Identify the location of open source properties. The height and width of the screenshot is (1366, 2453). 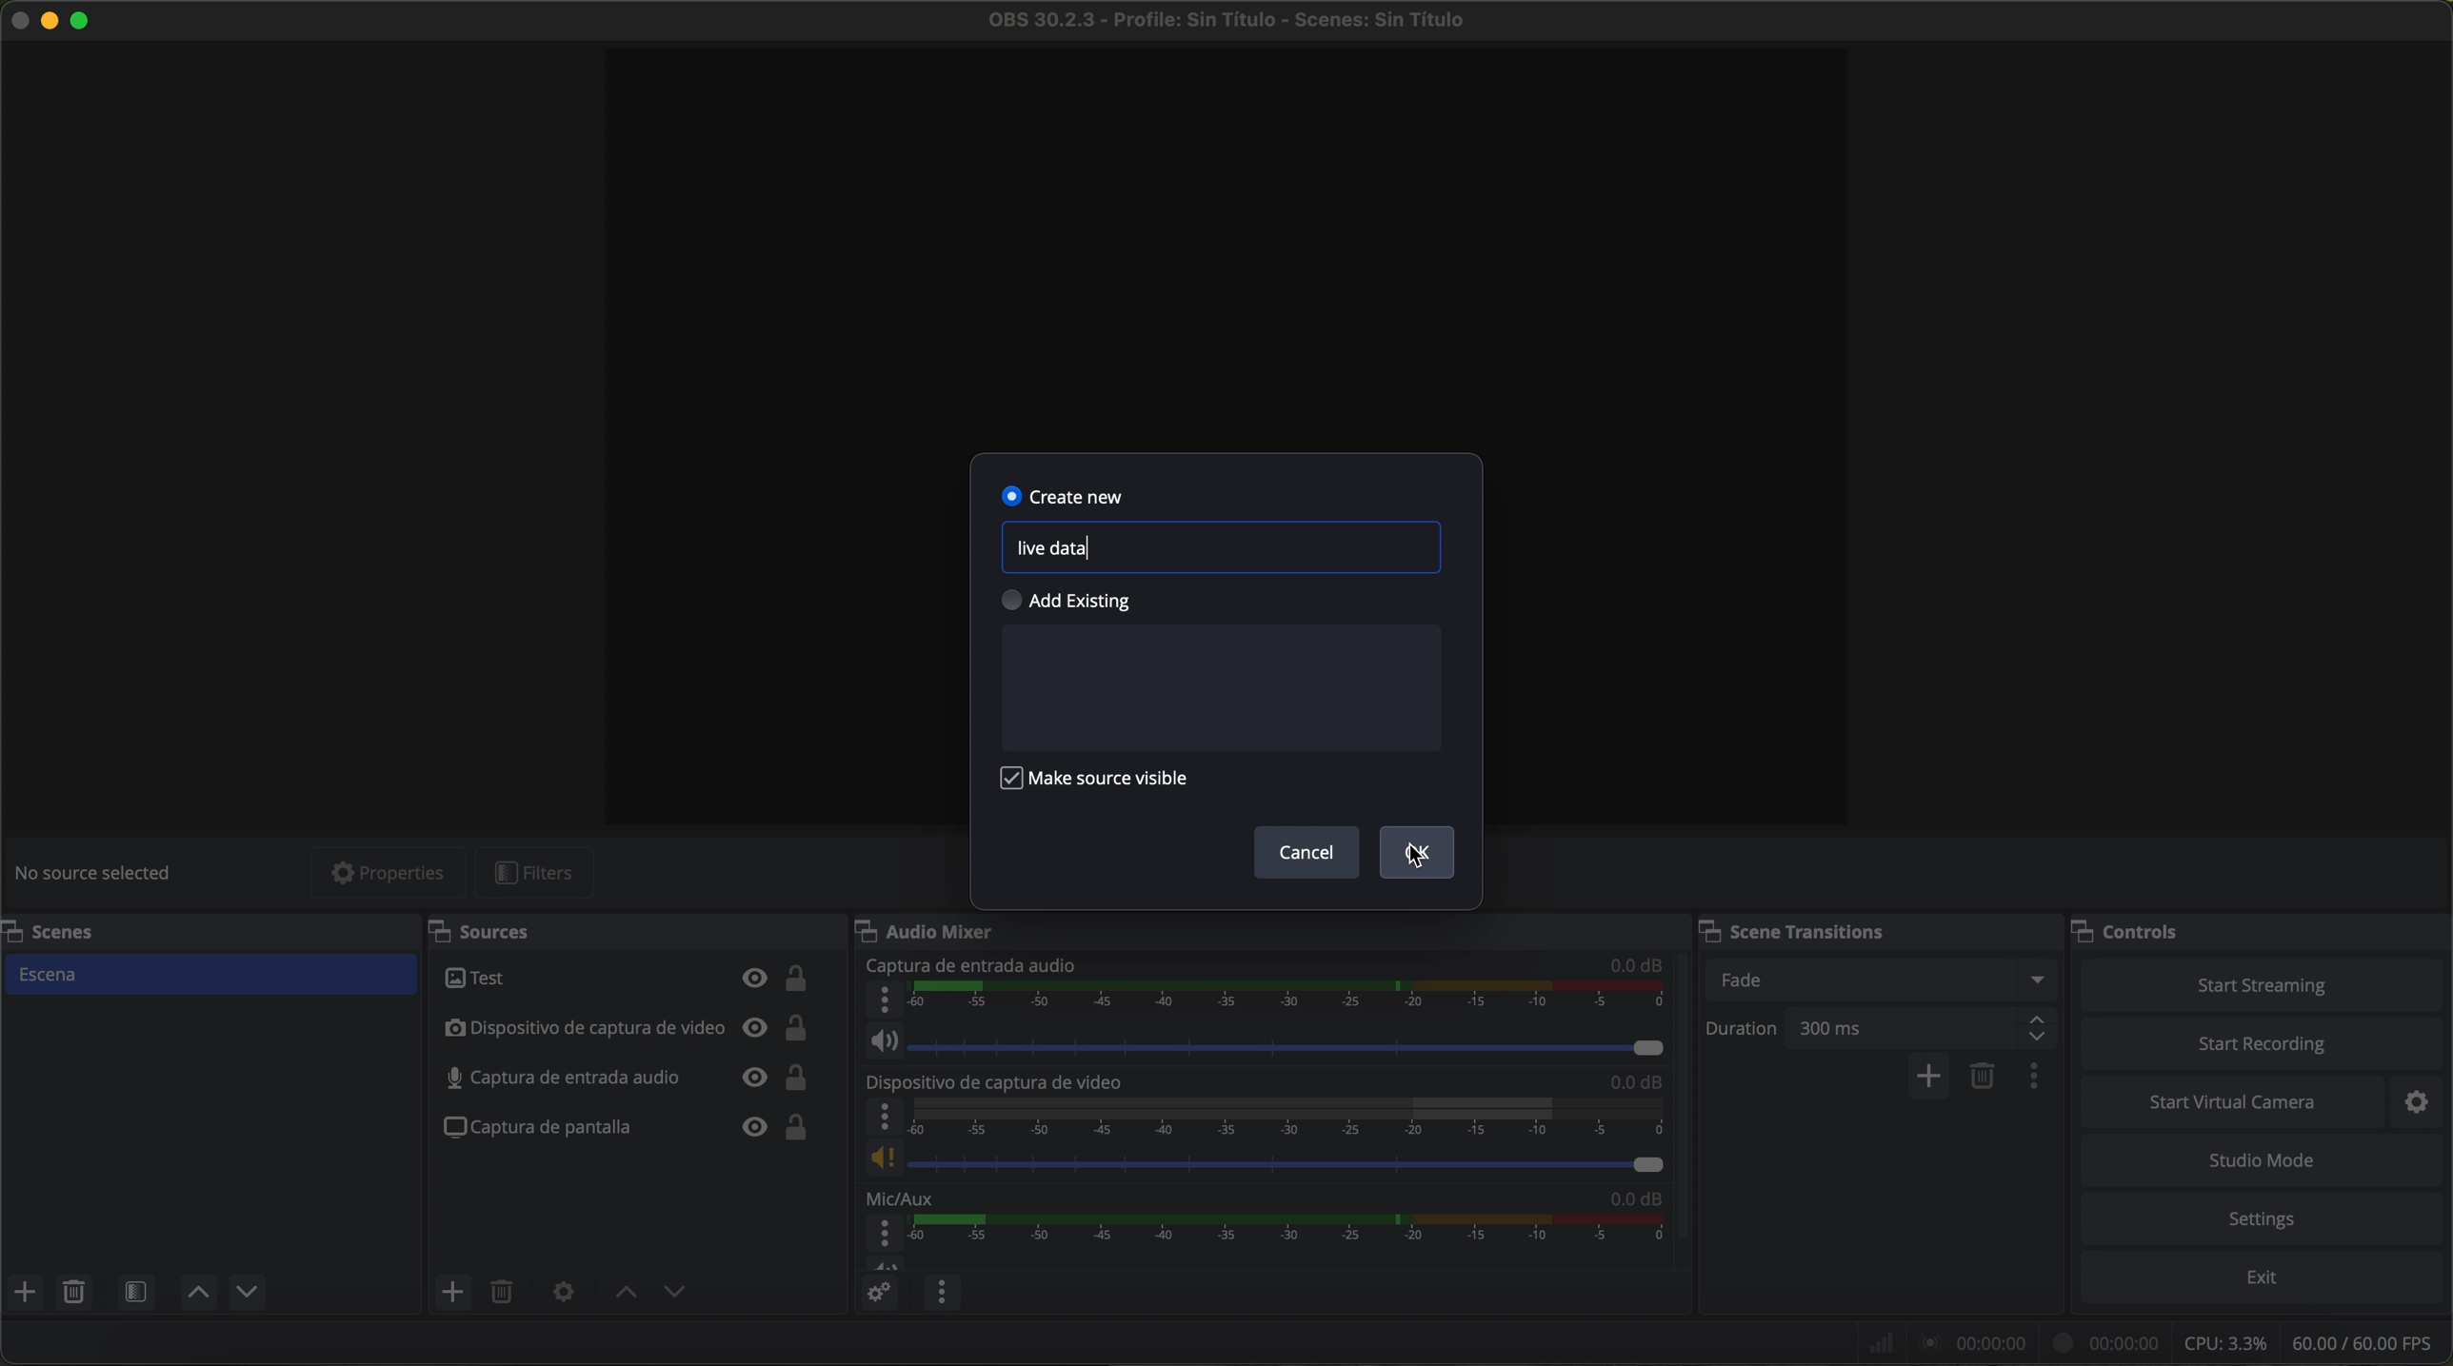
(563, 1294).